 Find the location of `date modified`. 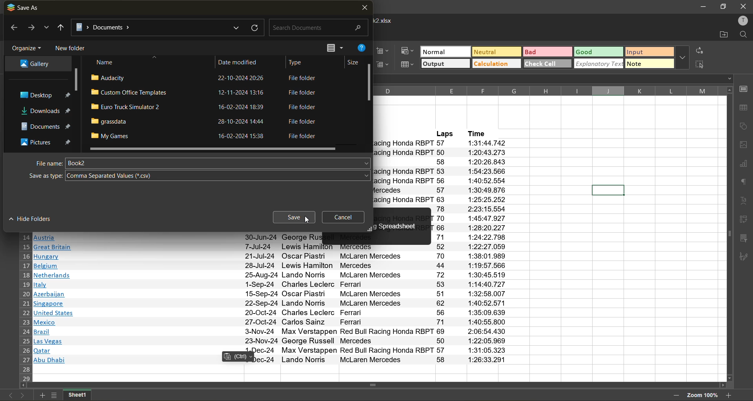

date modified is located at coordinates (243, 61).